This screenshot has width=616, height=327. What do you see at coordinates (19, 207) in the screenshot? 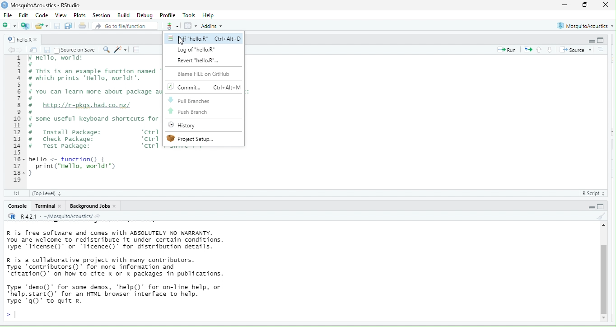
I see `Console` at bounding box center [19, 207].